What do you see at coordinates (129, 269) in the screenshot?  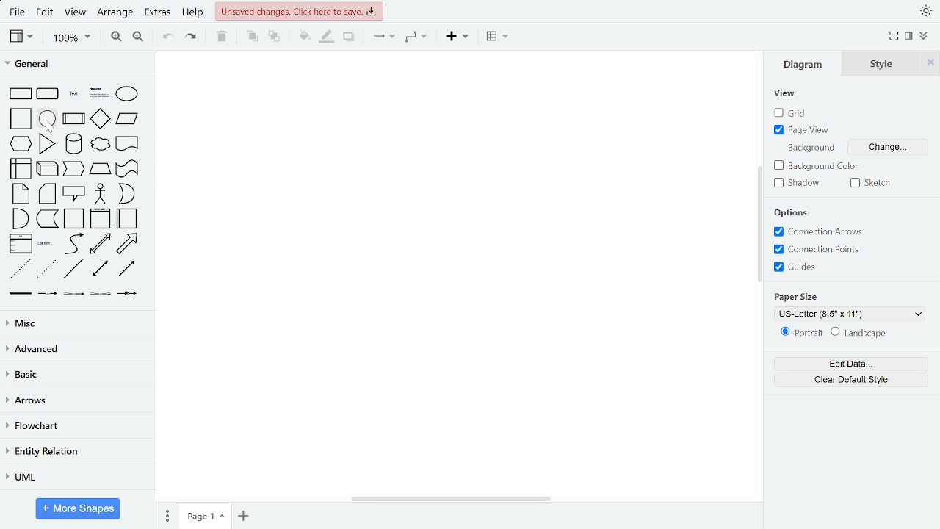 I see `directional connector` at bounding box center [129, 269].